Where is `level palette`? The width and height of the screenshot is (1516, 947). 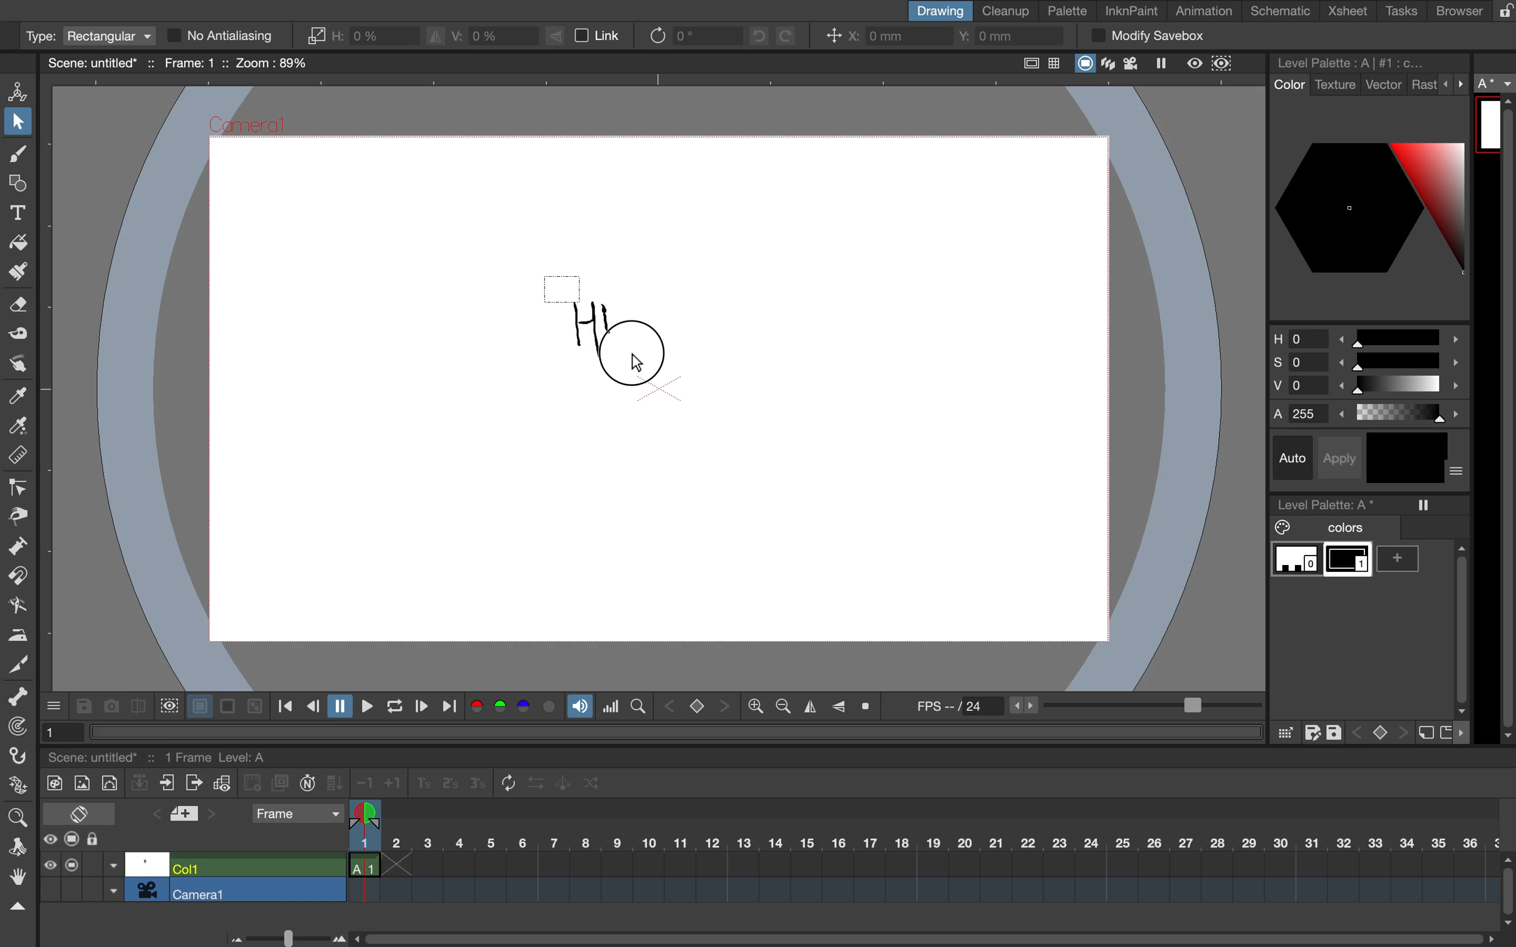
level palette is located at coordinates (1354, 62).